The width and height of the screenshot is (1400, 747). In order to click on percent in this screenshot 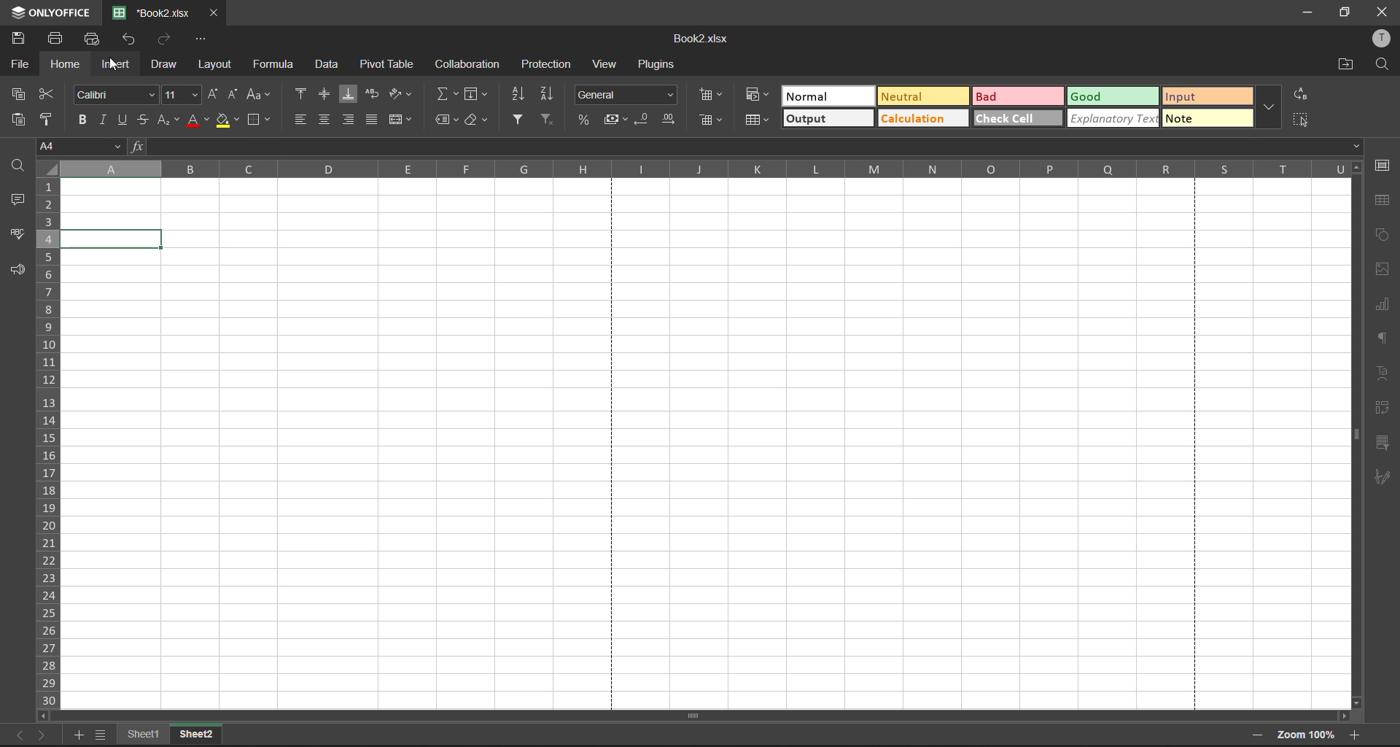, I will do `click(585, 120)`.